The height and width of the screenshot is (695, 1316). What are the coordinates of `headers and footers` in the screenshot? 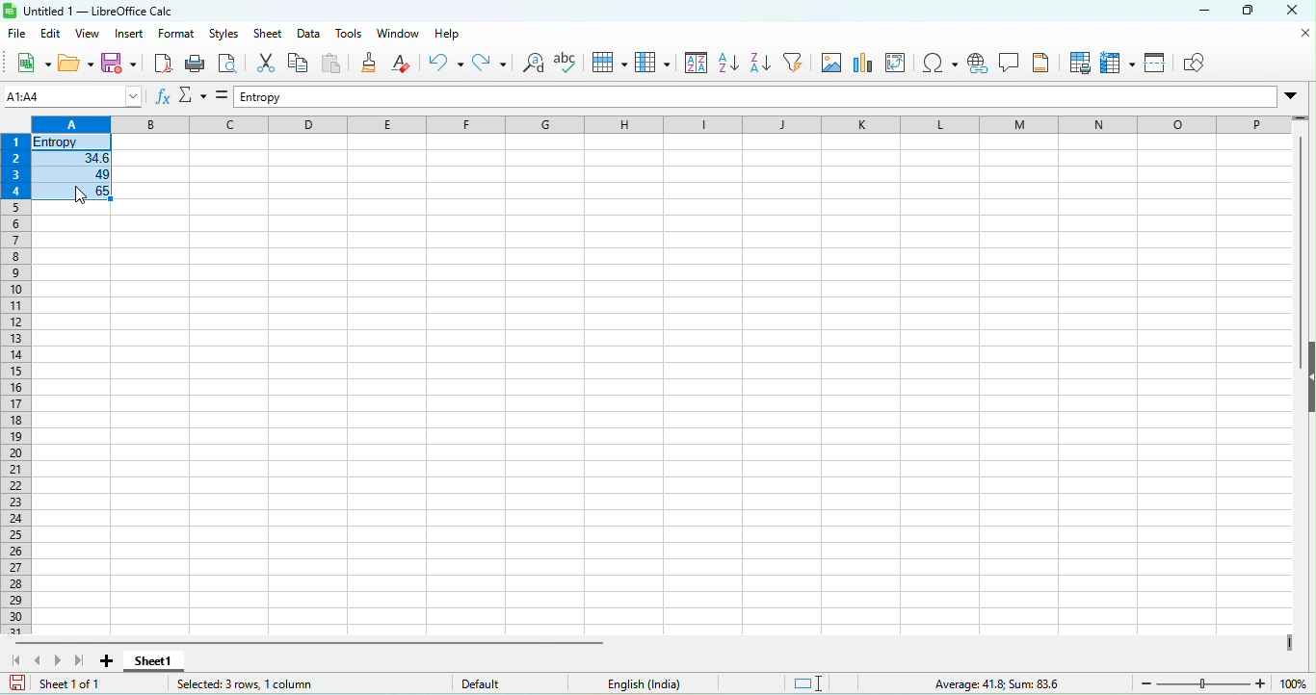 It's located at (1046, 64).